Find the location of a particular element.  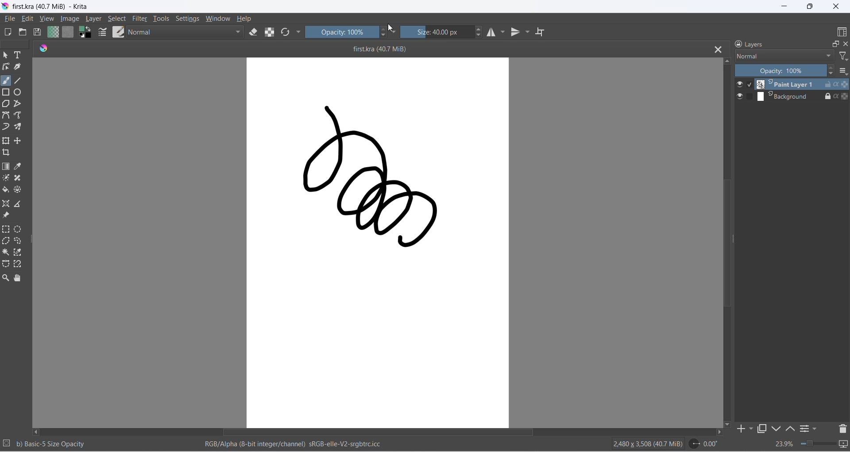

save is located at coordinates (38, 32).